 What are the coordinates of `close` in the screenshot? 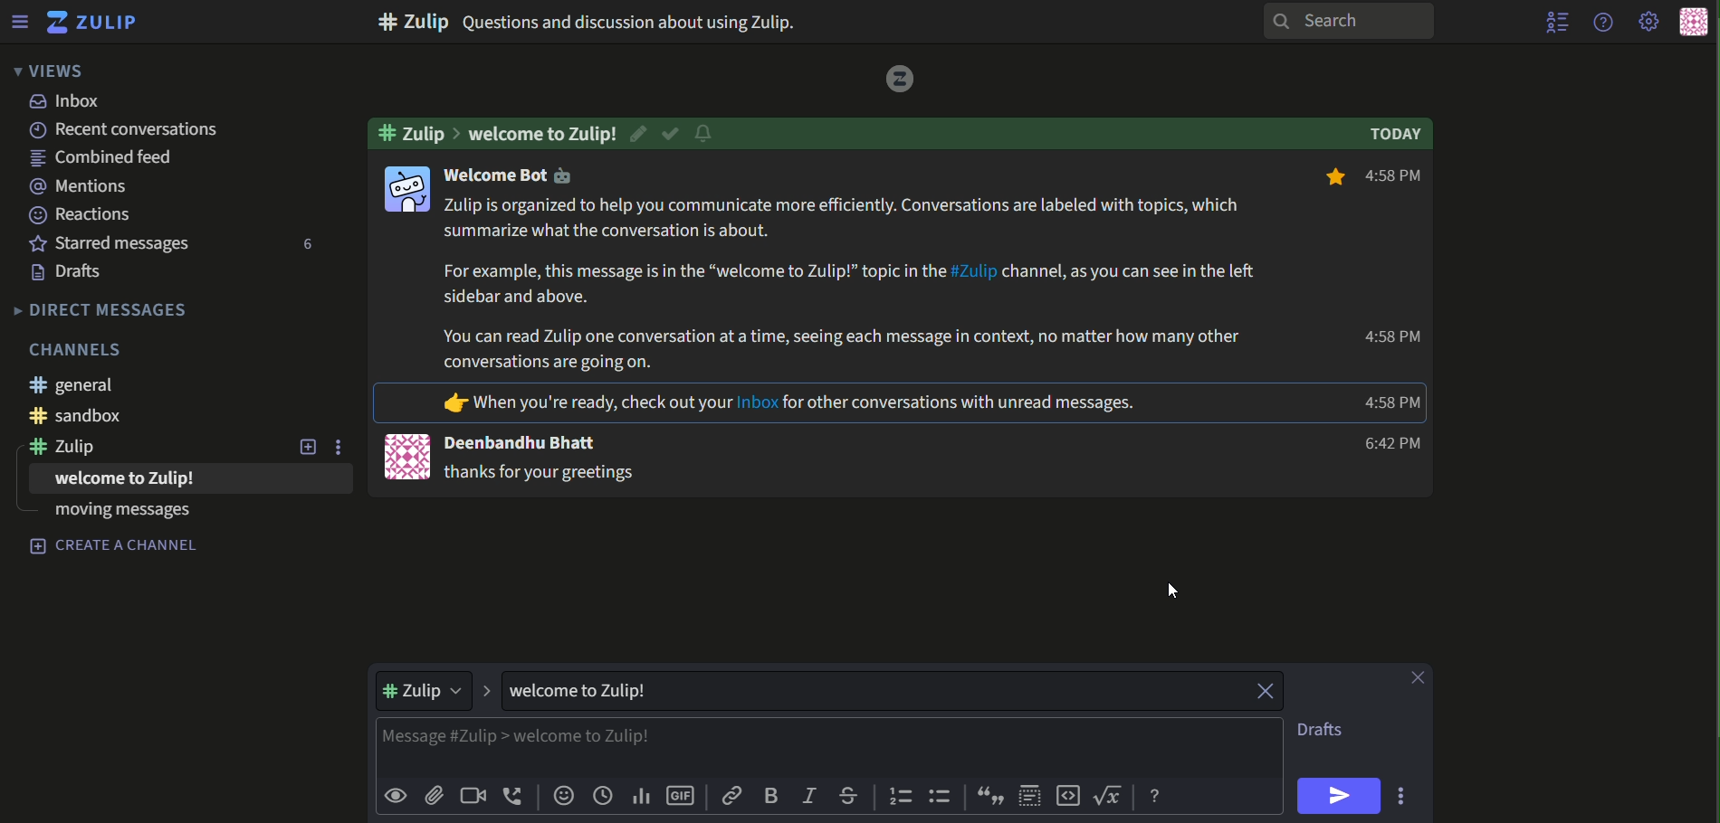 It's located at (1256, 690).